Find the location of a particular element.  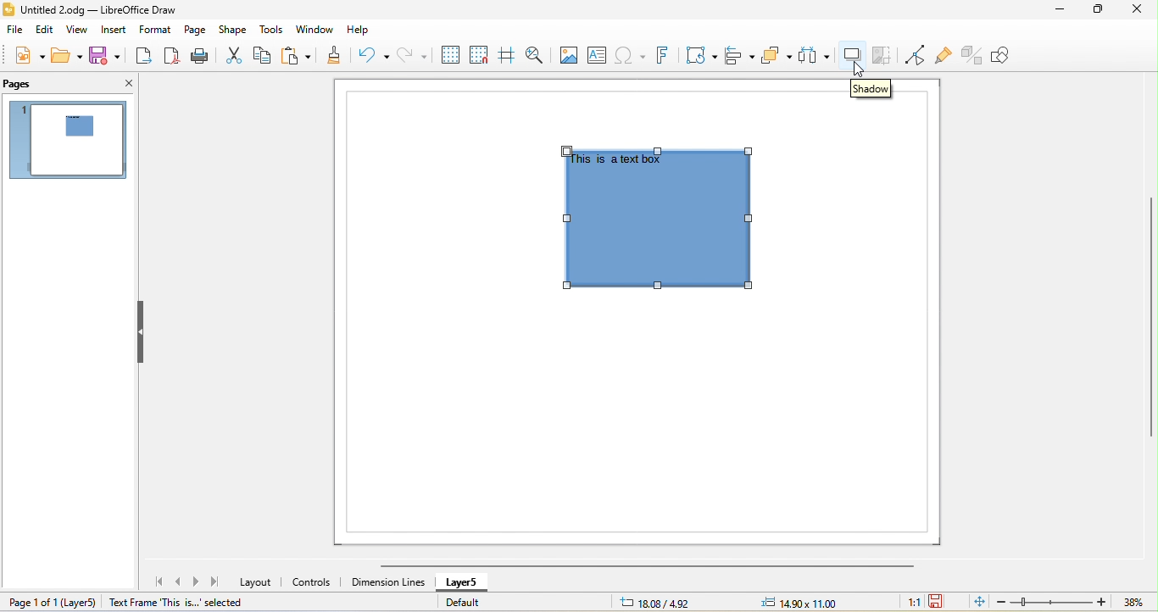

copy is located at coordinates (264, 55).